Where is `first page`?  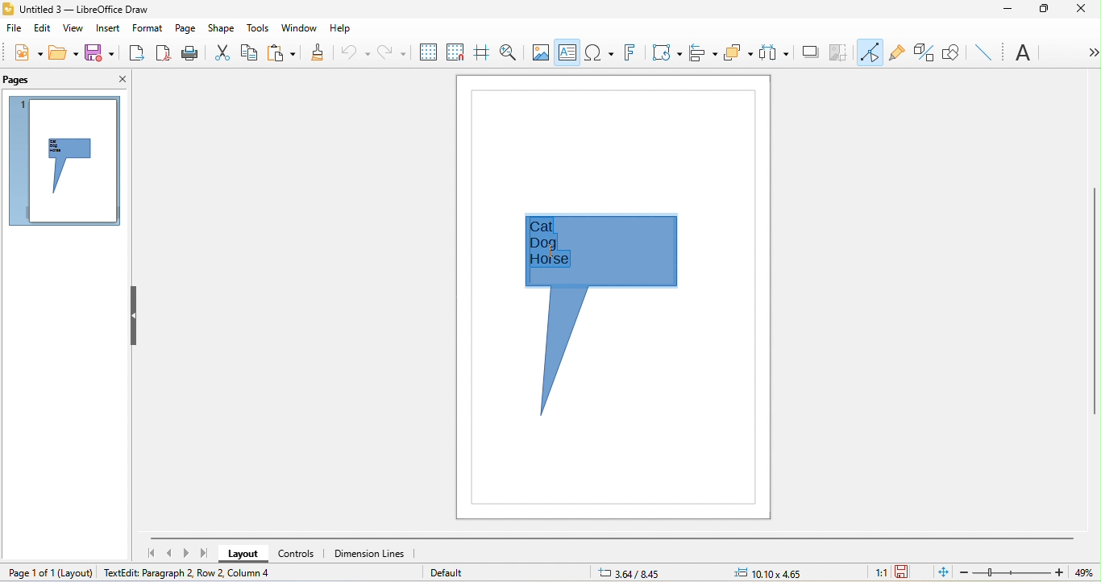
first page is located at coordinates (153, 553).